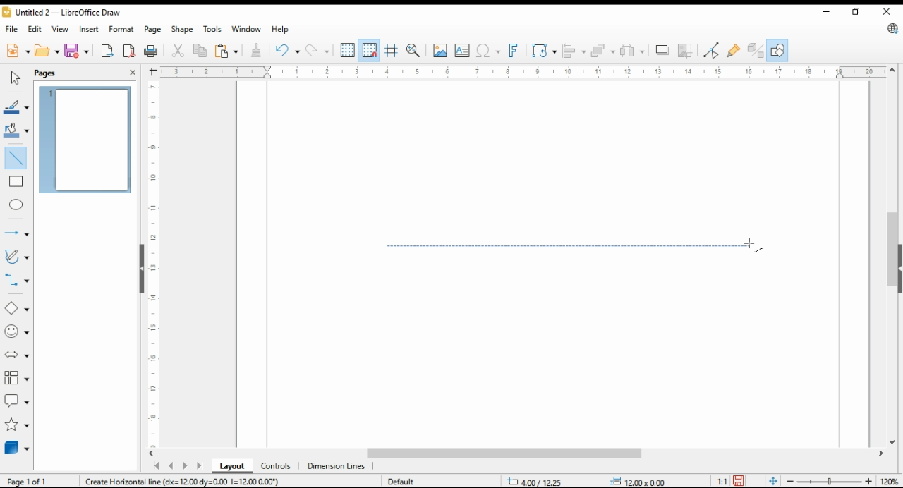 The image size is (903, 488). What do you see at coordinates (347, 50) in the screenshot?
I see `show grids` at bounding box center [347, 50].